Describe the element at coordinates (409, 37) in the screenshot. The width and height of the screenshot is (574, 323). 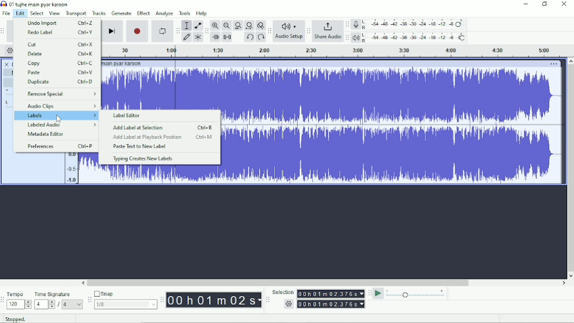
I see `Playback meter` at that location.